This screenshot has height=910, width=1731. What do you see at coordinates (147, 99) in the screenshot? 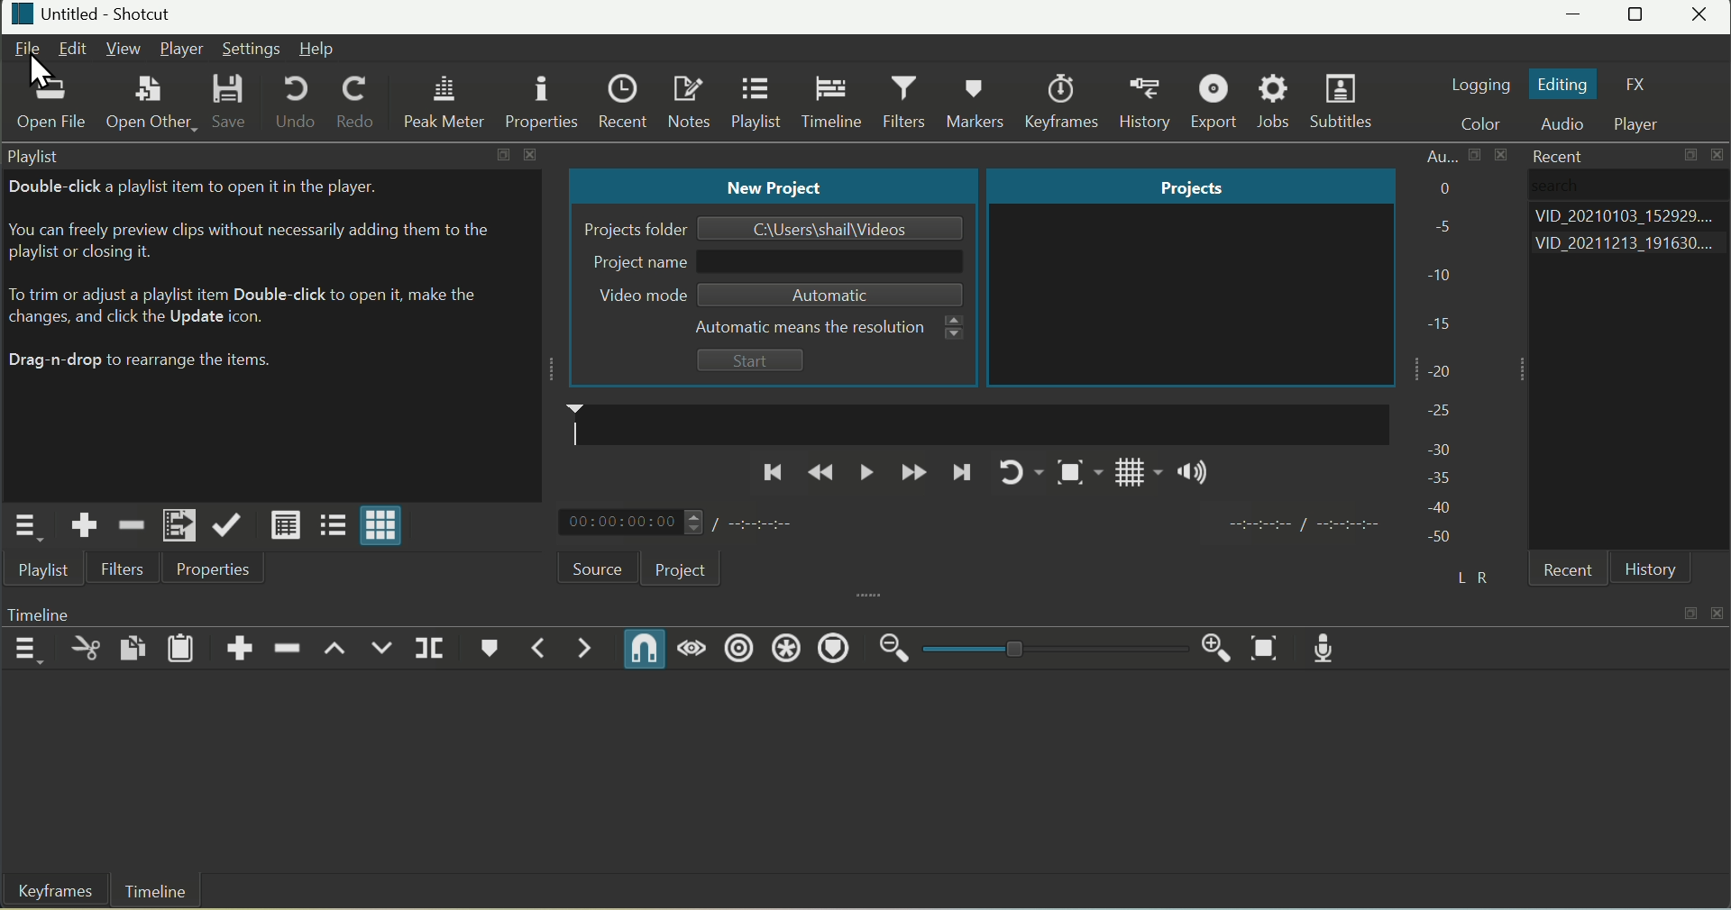
I see `Open Other` at bounding box center [147, 99].